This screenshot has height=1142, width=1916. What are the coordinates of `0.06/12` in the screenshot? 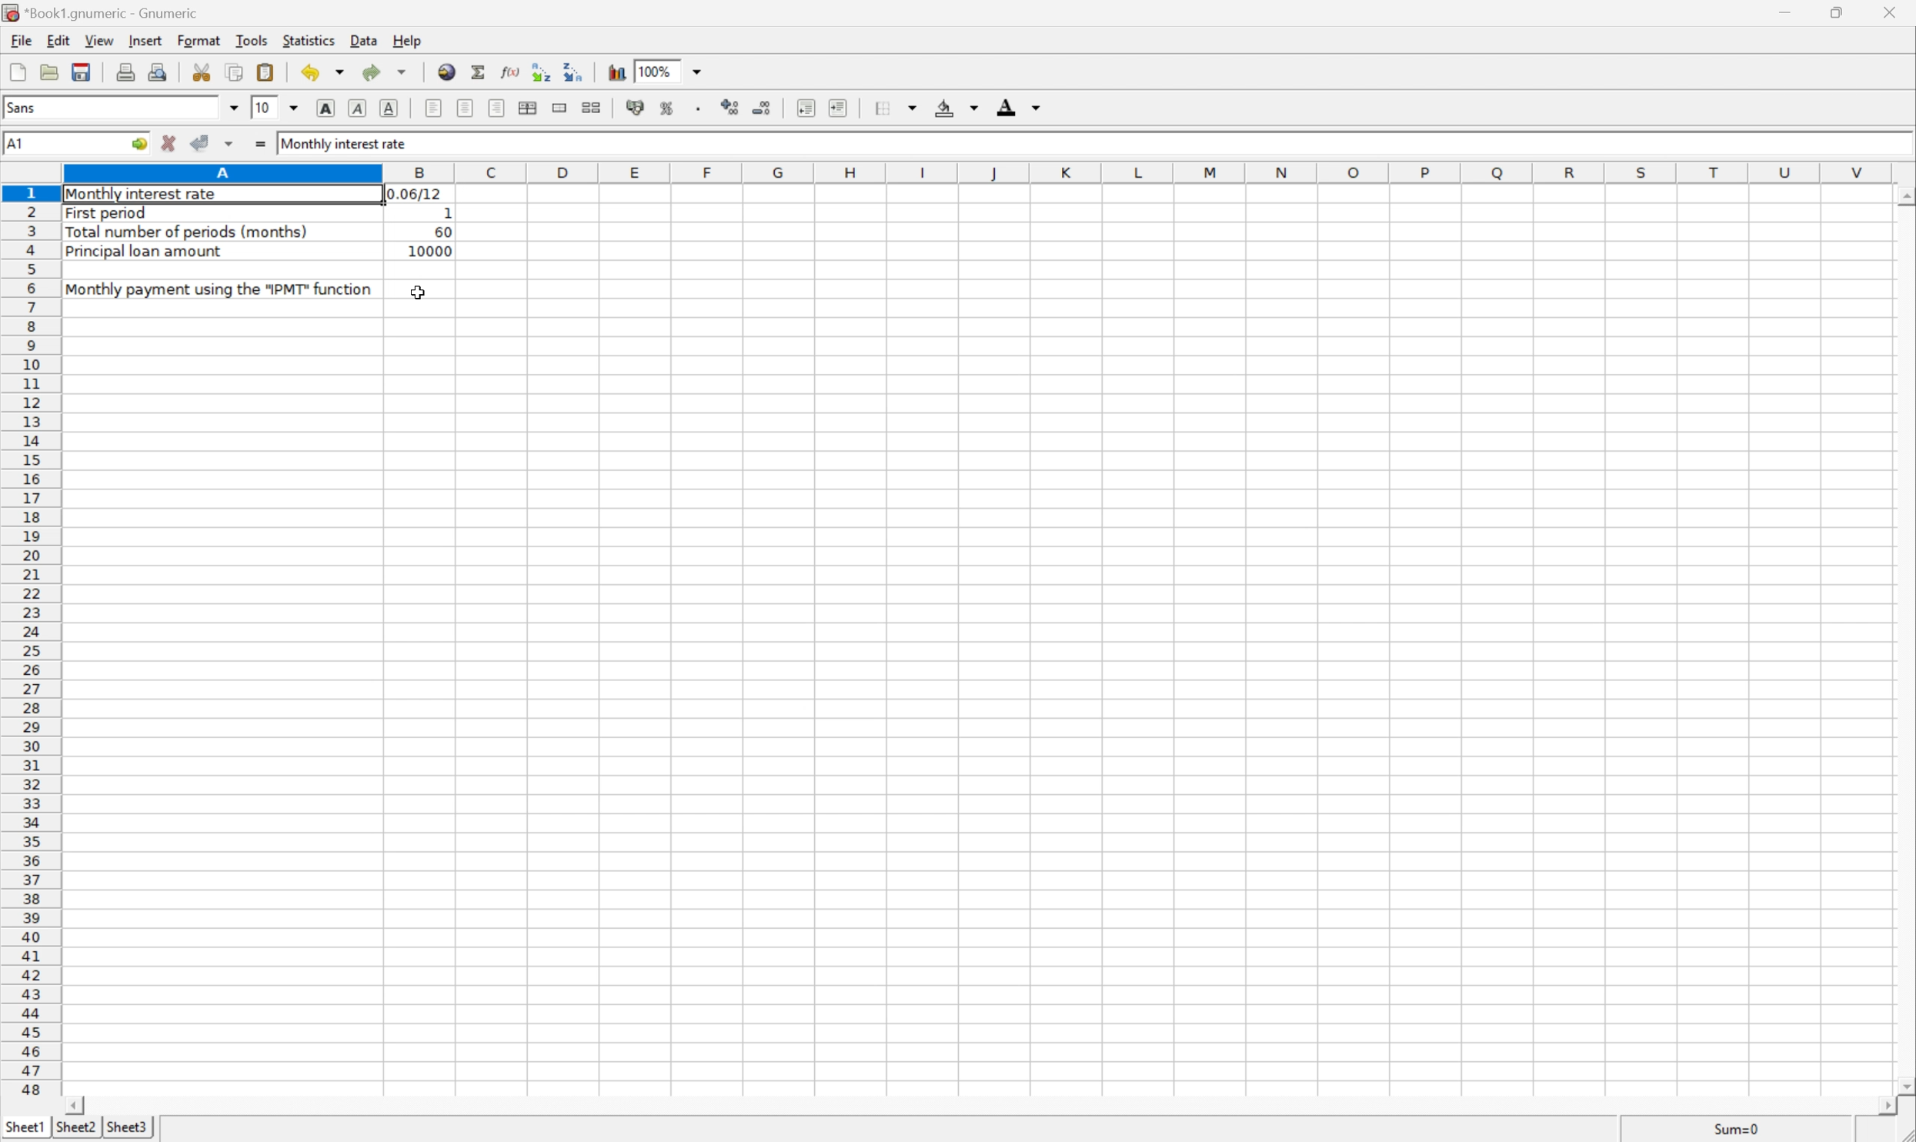 It's located at (416, 192).